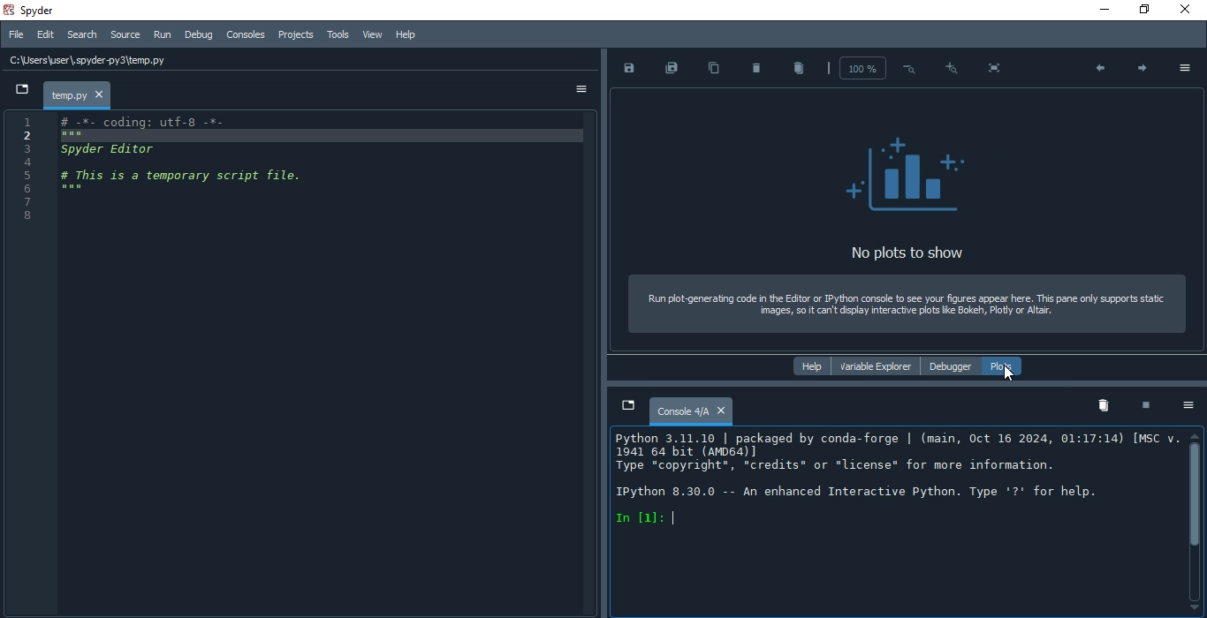 Image resolution: width=1207 pixels, height=618 pixels. Describe the element at coordinates (859, 68) in the screenshot. I see `100%` at that location.